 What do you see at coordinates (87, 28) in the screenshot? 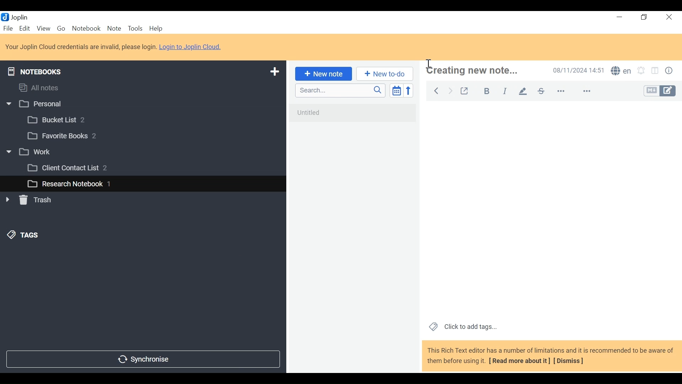
I see `Notebook` at bounding box center [87, 28].